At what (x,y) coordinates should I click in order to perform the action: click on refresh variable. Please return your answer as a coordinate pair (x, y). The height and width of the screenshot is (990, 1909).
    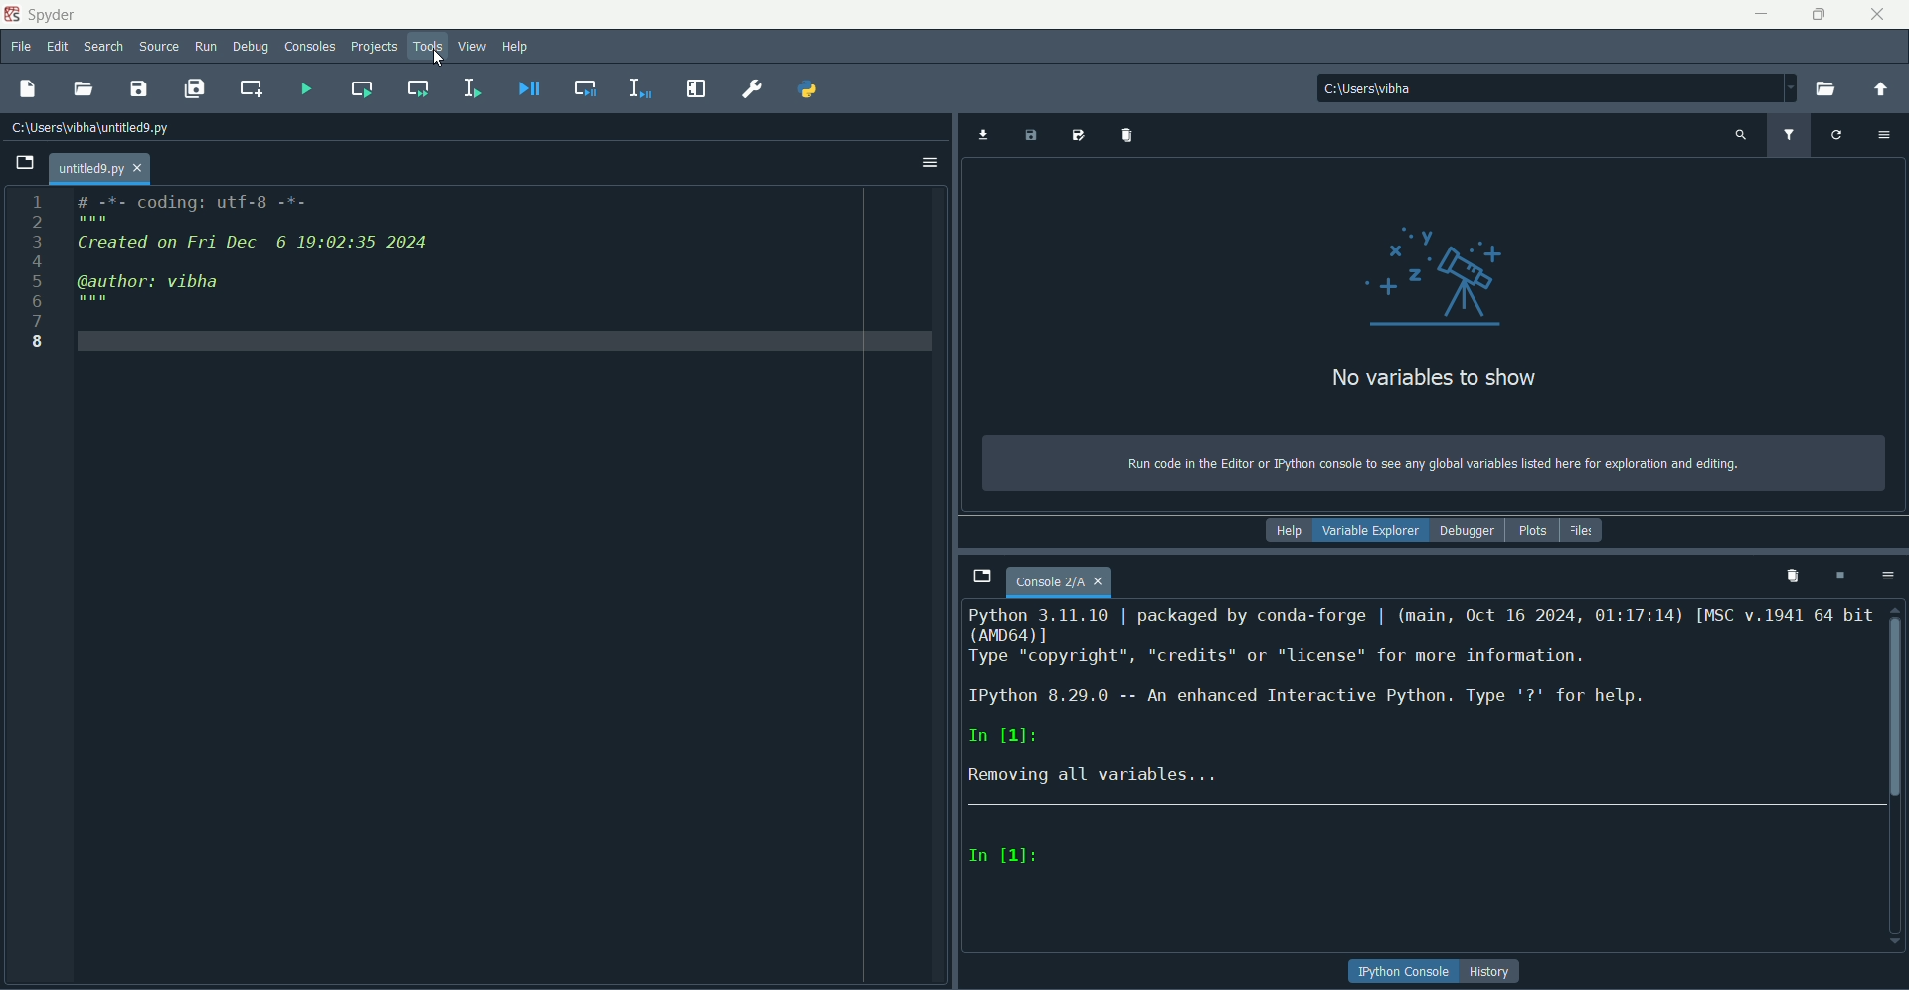
    Looking at the image, I should click on (1836, 133).